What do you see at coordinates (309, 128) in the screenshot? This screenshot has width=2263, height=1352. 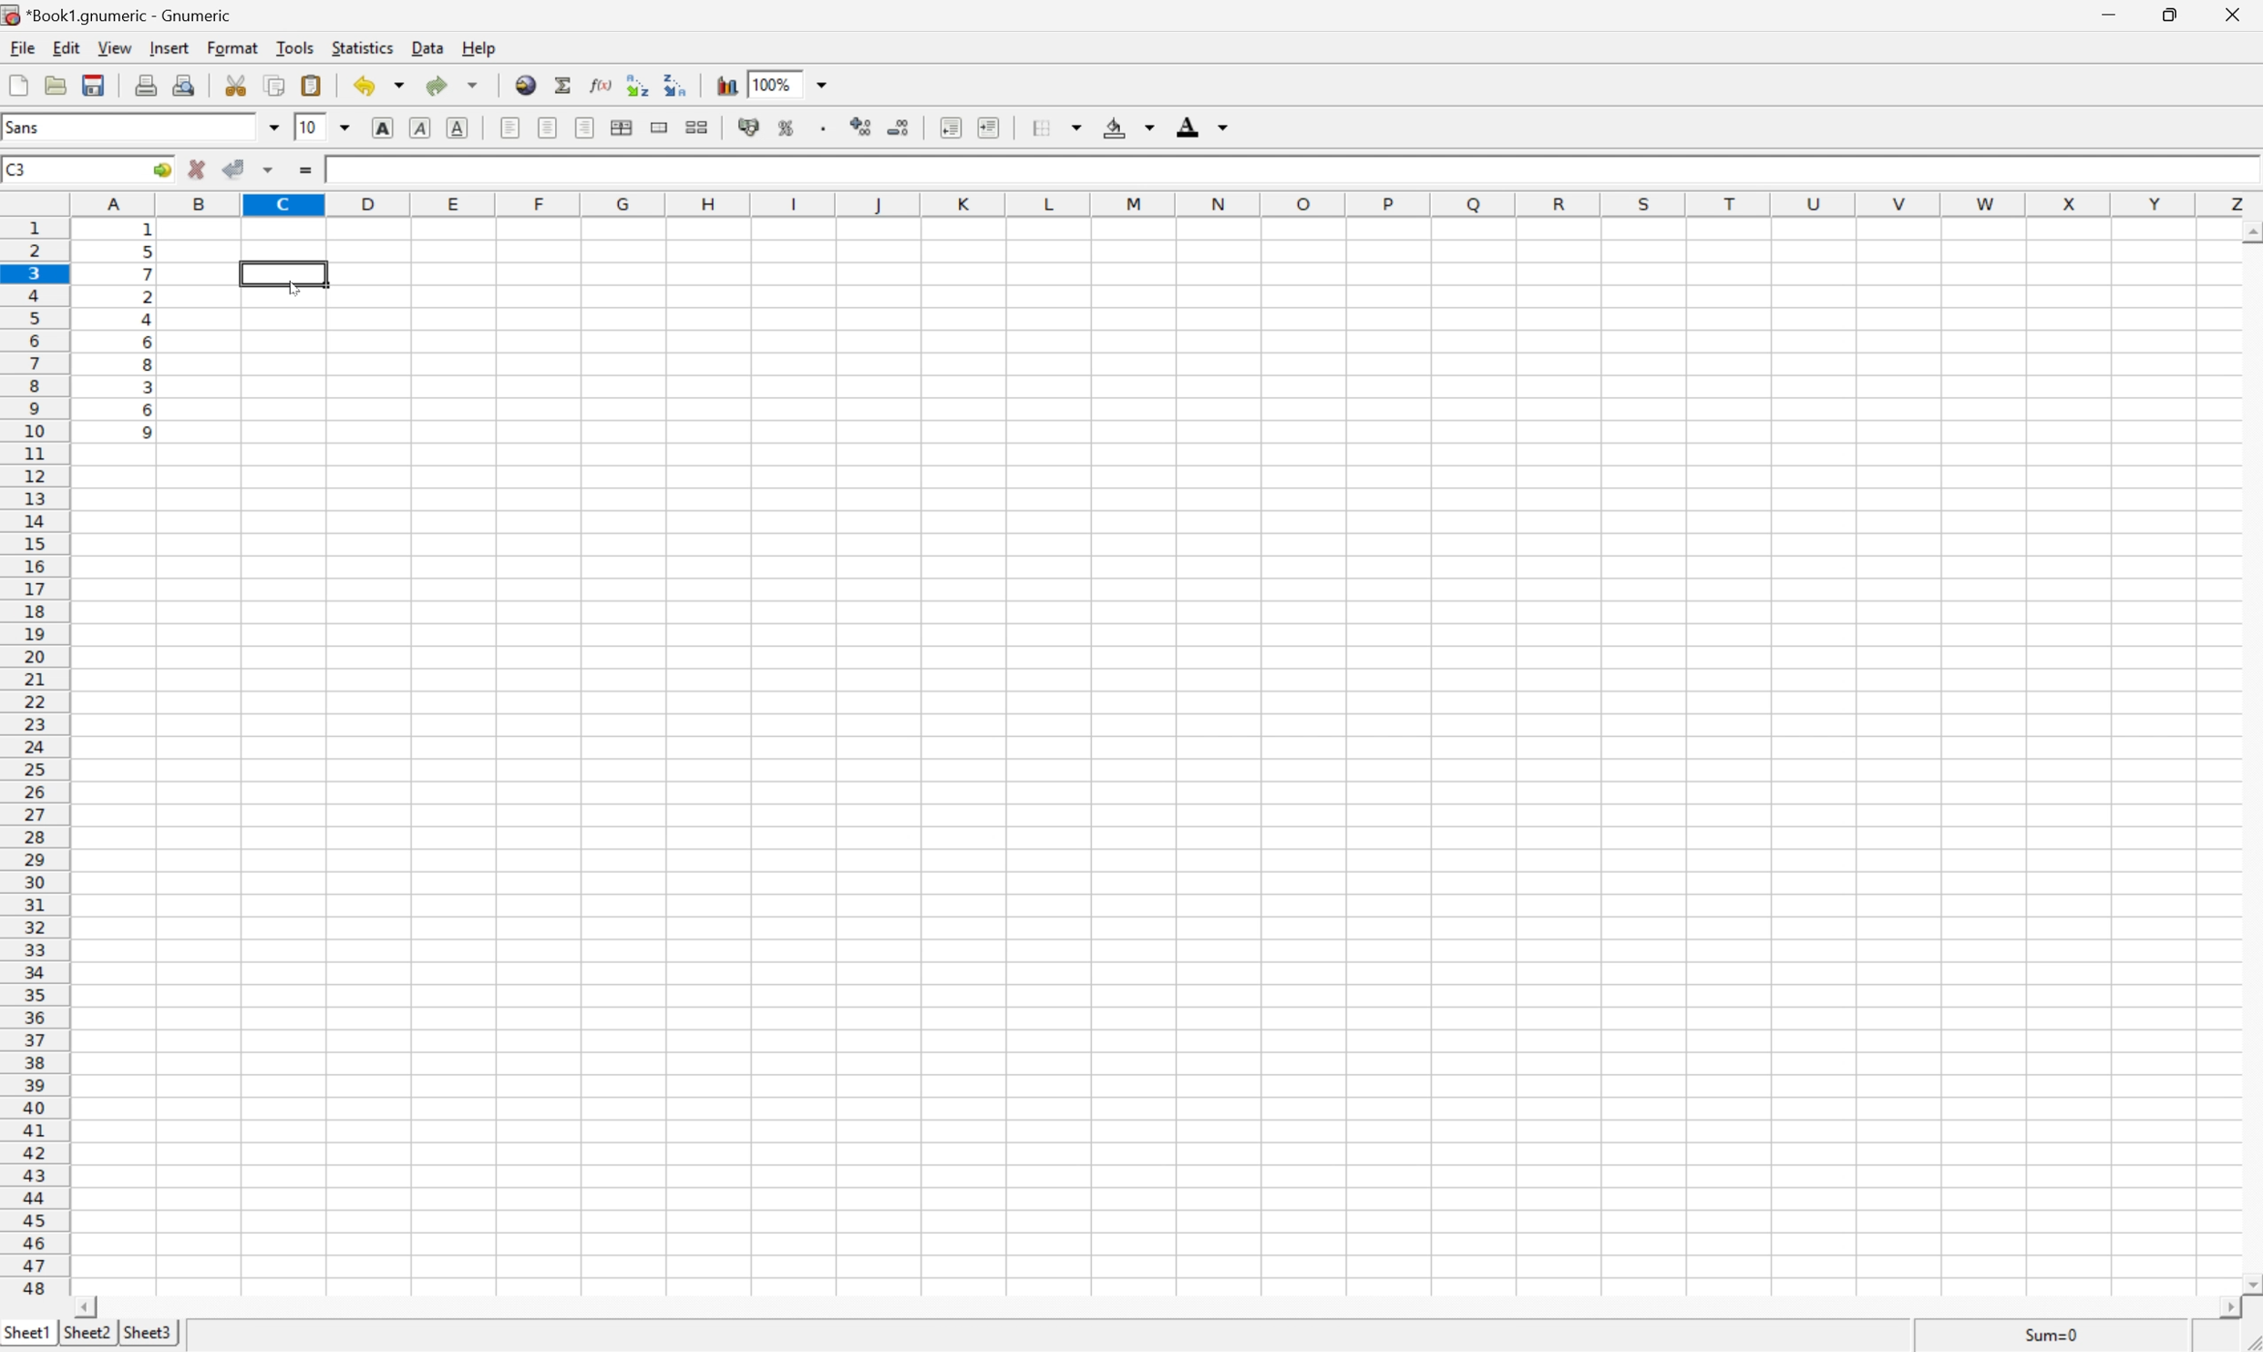 I see `10` at bounding box center [309, 128].